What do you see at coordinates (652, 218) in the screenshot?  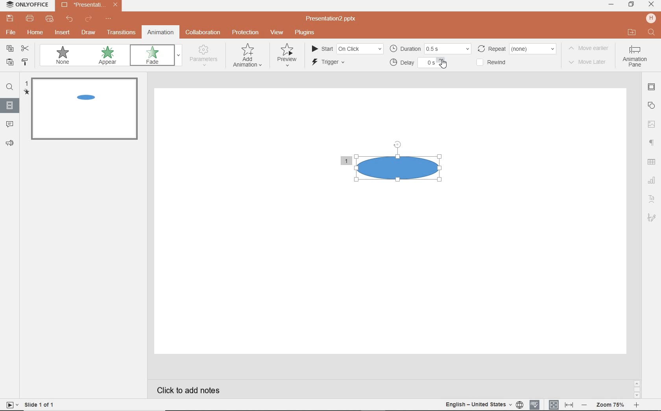 I see `signature` at bounding box center [652, 218].